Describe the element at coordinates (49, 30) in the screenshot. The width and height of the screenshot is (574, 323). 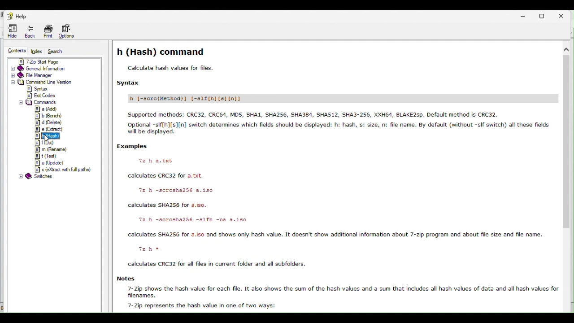
I see `print` at that location.